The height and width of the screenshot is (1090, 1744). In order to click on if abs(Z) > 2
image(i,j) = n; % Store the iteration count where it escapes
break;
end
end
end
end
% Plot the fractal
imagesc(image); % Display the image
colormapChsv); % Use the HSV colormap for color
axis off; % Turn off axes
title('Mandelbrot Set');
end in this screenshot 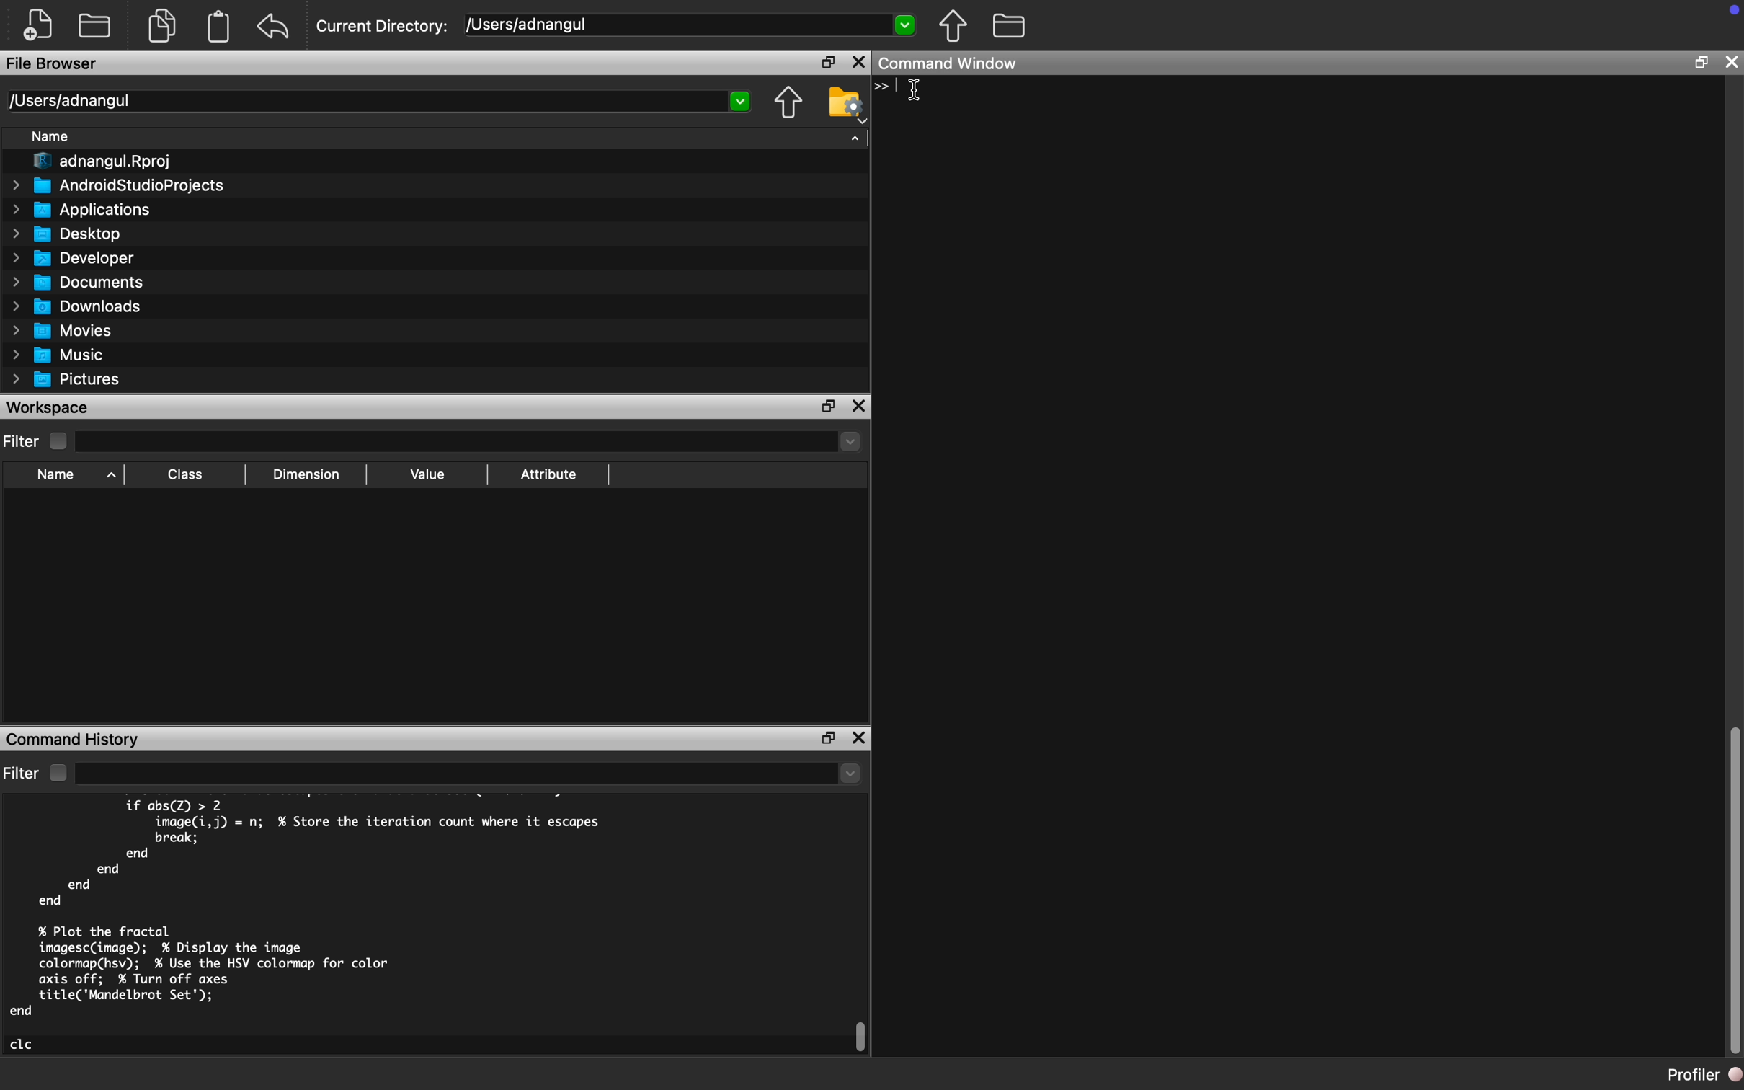, I will do `click(311, 908)`.